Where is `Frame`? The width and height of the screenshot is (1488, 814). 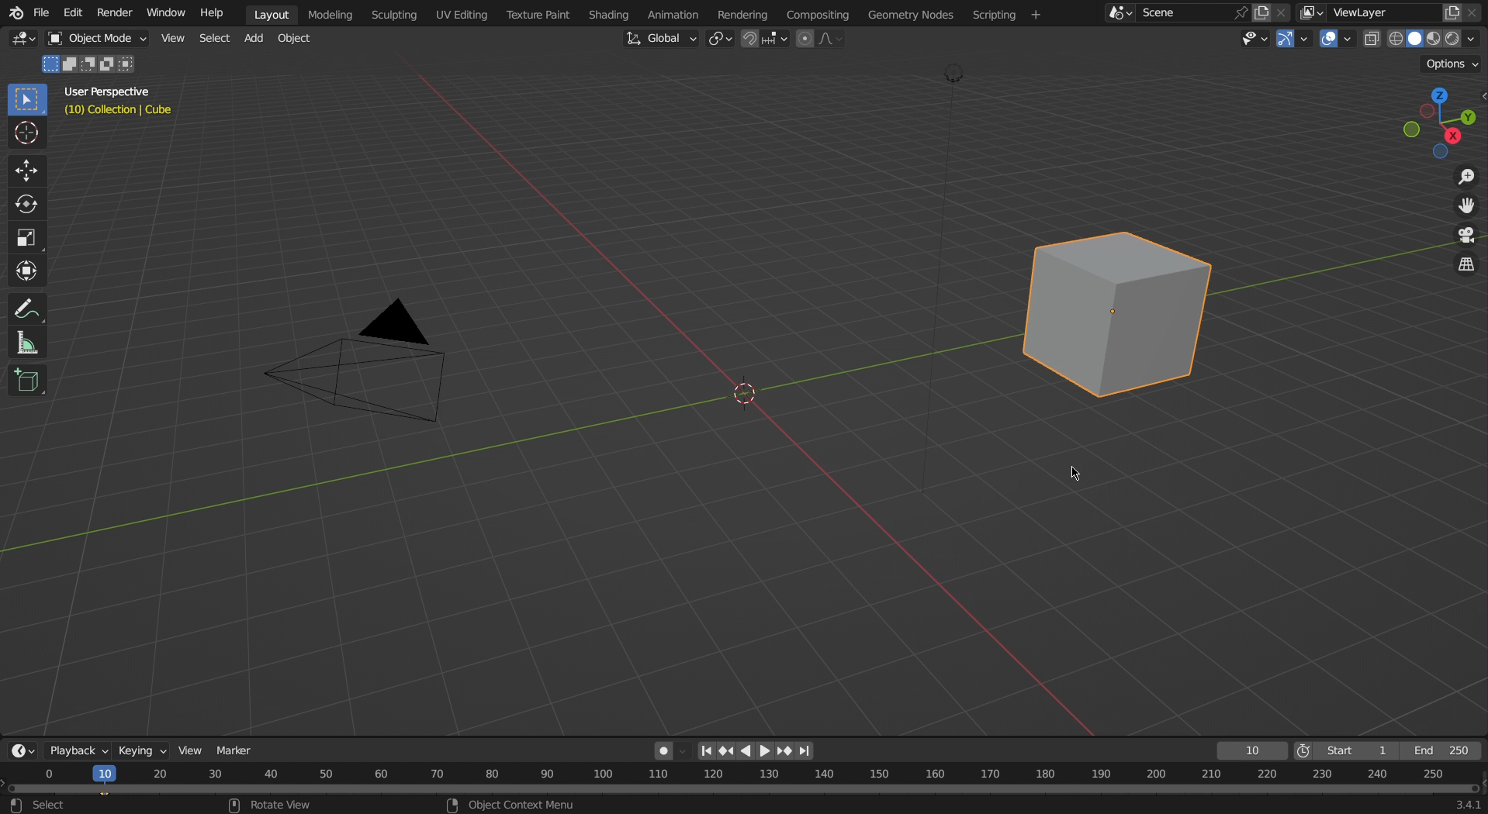 Frame is located at coordinates (1249, 751).